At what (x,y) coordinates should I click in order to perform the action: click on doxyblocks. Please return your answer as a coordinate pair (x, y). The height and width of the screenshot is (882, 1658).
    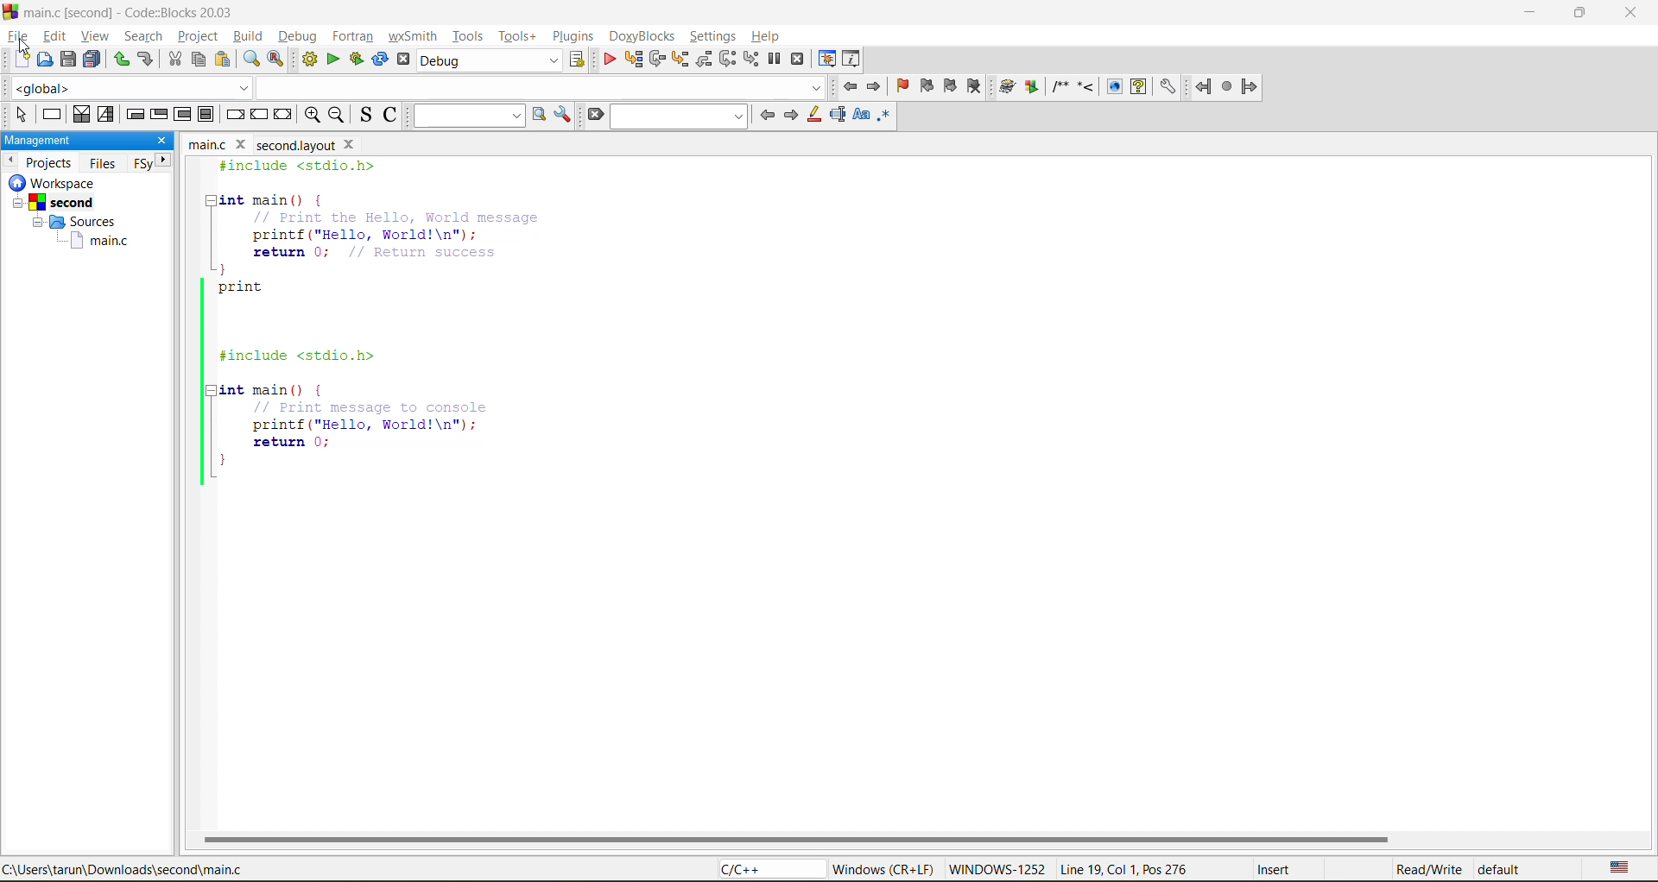
    Looking at the image, I should click on (646, 35).